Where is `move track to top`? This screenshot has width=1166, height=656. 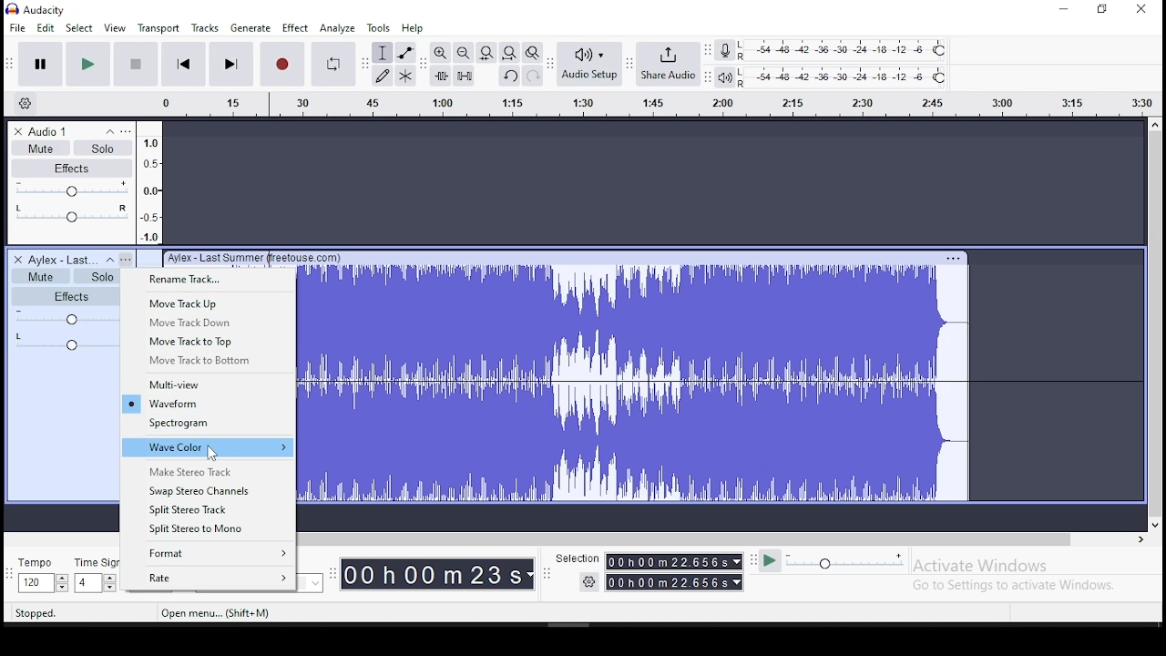
move track to top is located at coordinates (208, 341).